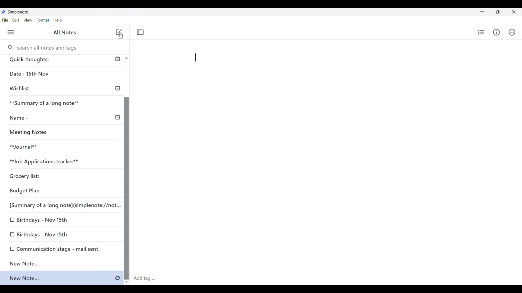 The height and width of the screenshot is (293, 522). What do you see at coordinates (121, 36) in the screenshot?
I see `Cursor` at bounding box center [121, 36].